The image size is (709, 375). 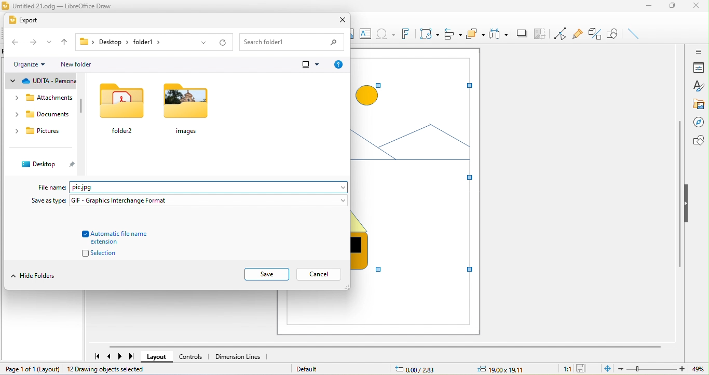 I want to click on Untitled 21.odg — LibreOffice Draw, so click(x=61, y=6).